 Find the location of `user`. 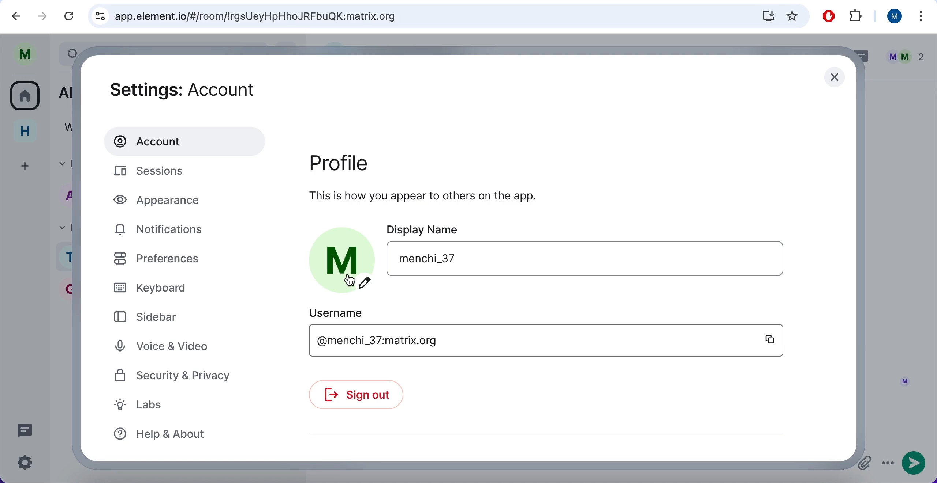

user is located at coordinates (610, 261).